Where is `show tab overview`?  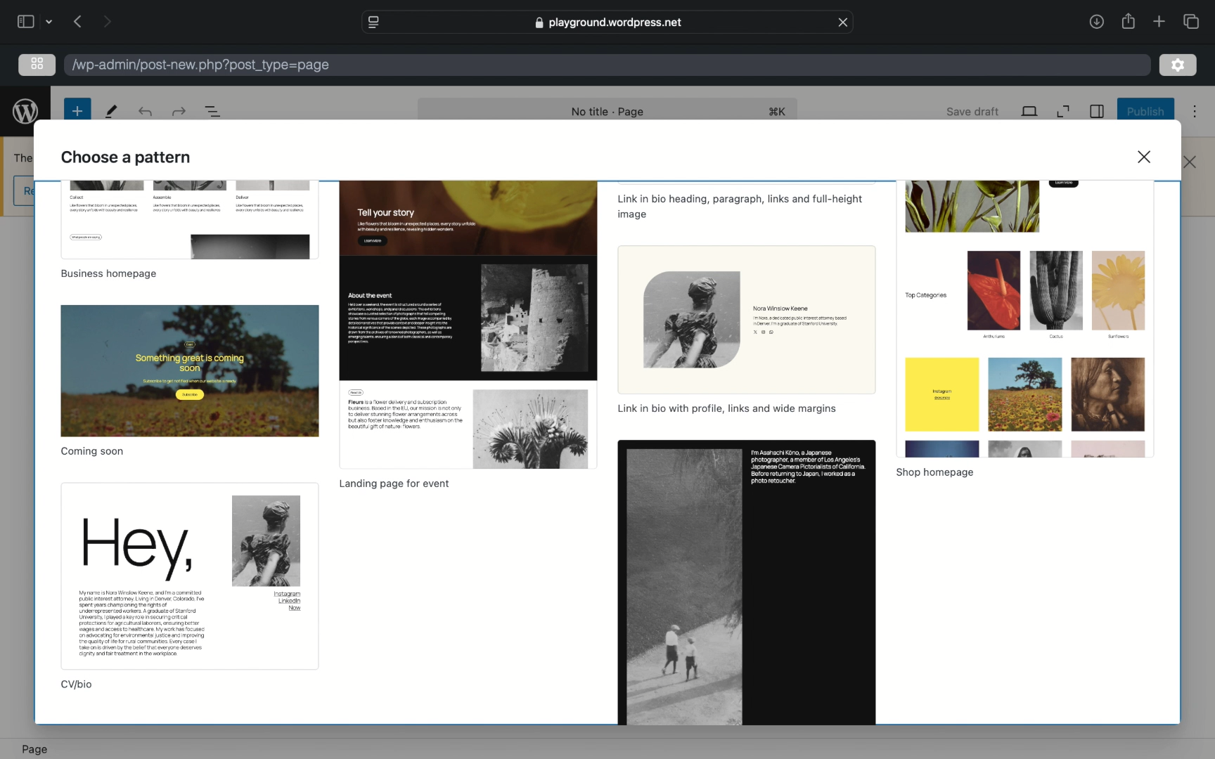
show tab overview is located at coordinates (1193, 21).